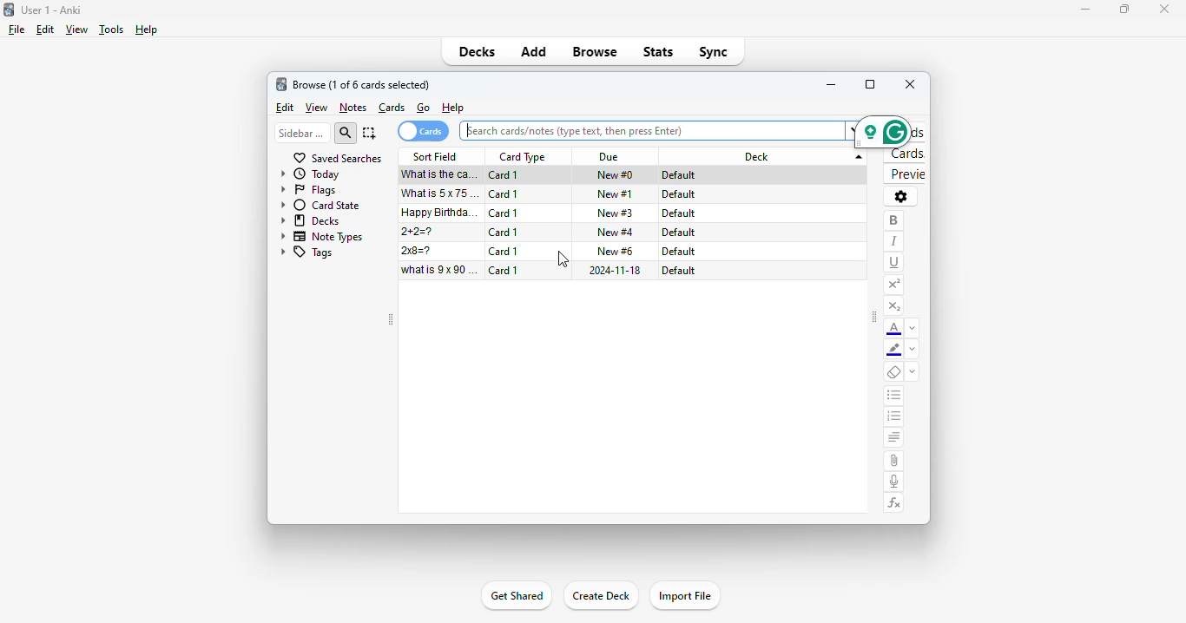 The width and height of the screenshot is (1186, 623). I want to click on cards, so click(423, 131).